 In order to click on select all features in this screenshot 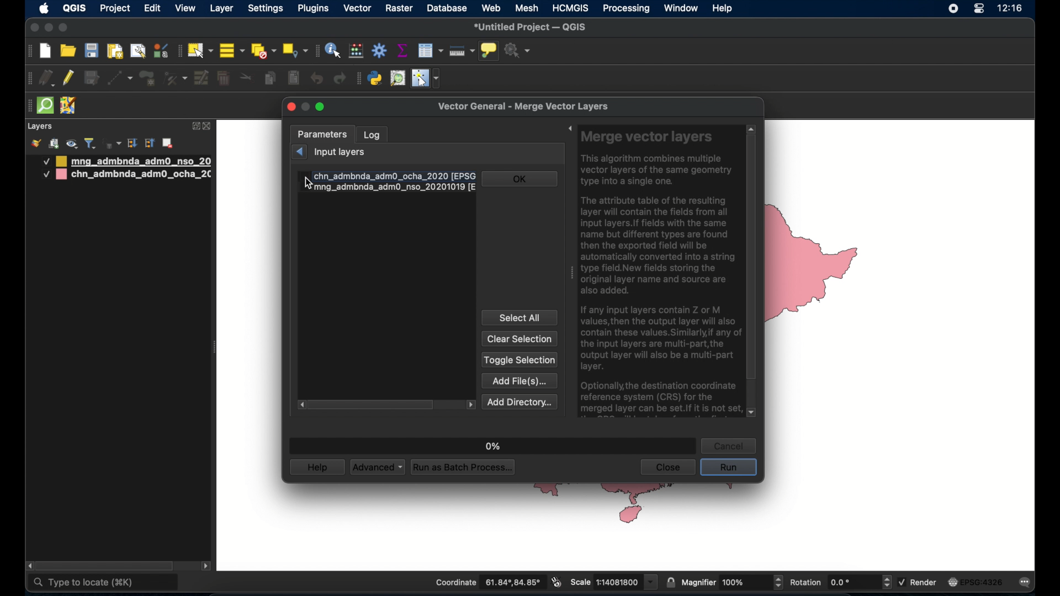, I will do `click(232, 51)`.